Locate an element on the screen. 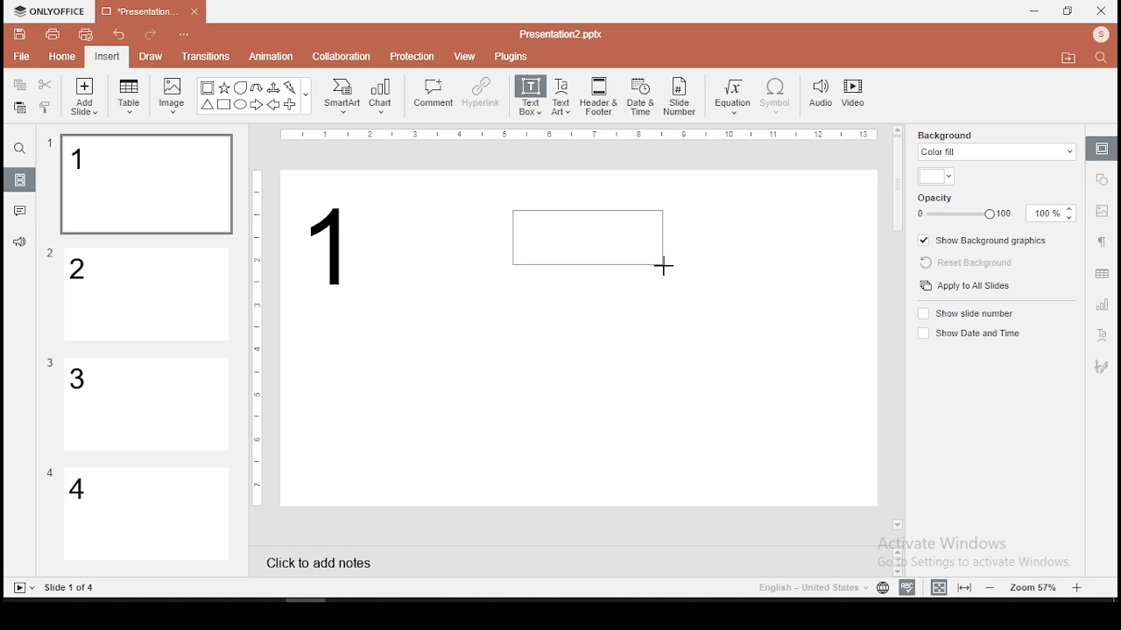 The height and width of the screenshot is (630, 1121). draw is located at coordinates (152, 56).